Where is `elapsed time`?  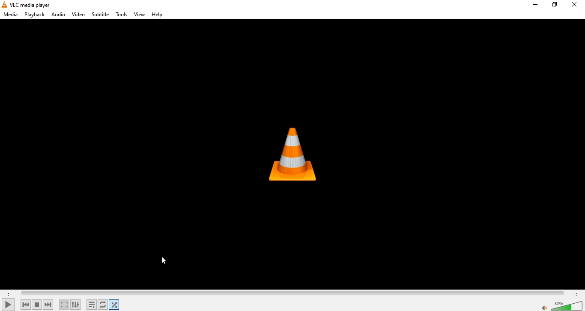 elapsed time is located at coordinates (9, 293).